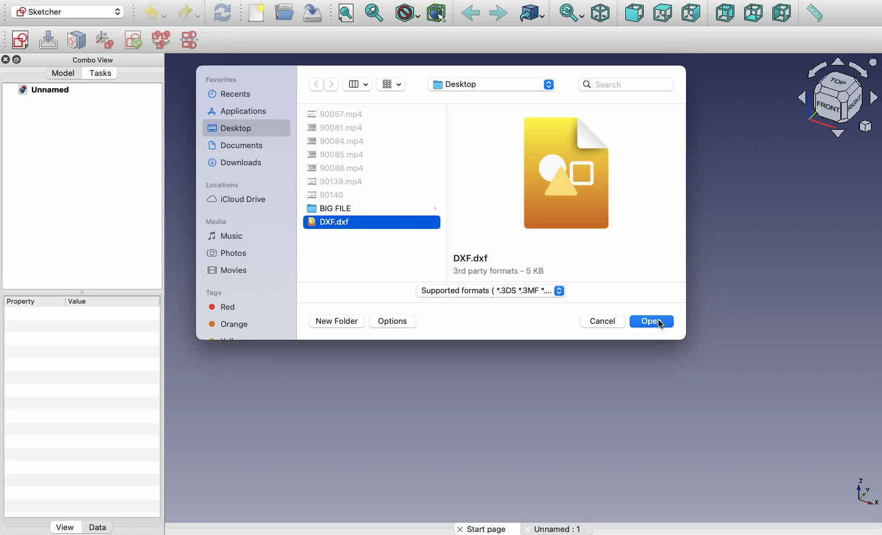 This screenshot has width=882, height=535. I want to click on Downloads, so click(235, 163).